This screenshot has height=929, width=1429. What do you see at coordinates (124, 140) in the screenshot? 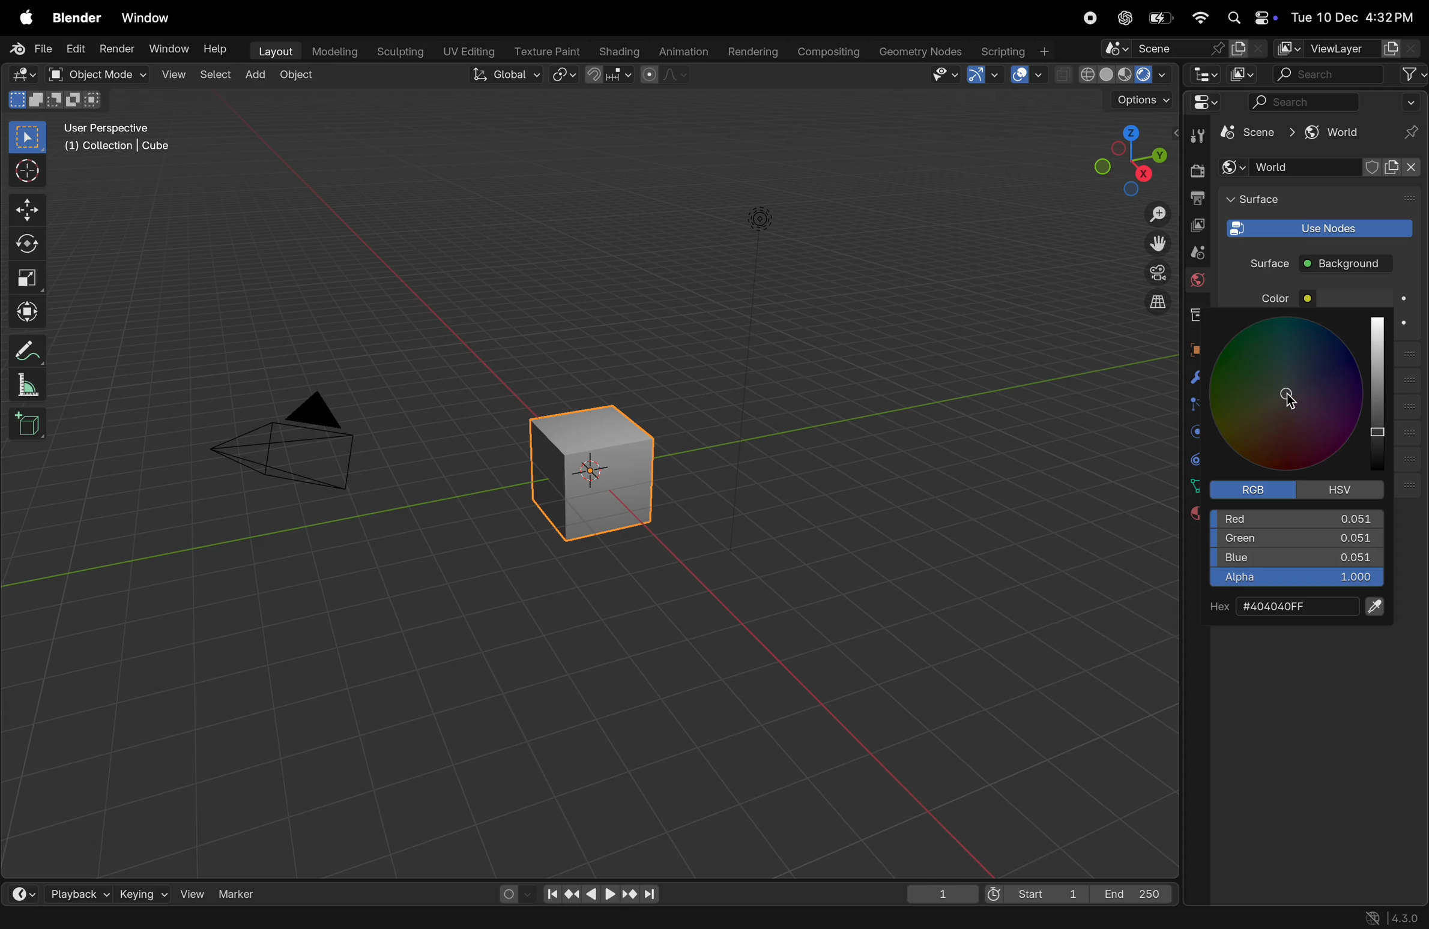
I see `user perspective` at bounding box center [124, 140].